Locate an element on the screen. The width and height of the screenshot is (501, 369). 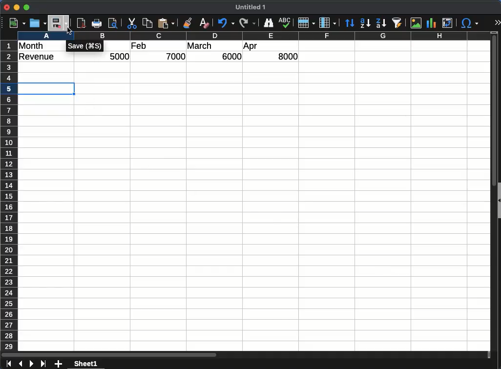
save is located at coordinates (59, 23).